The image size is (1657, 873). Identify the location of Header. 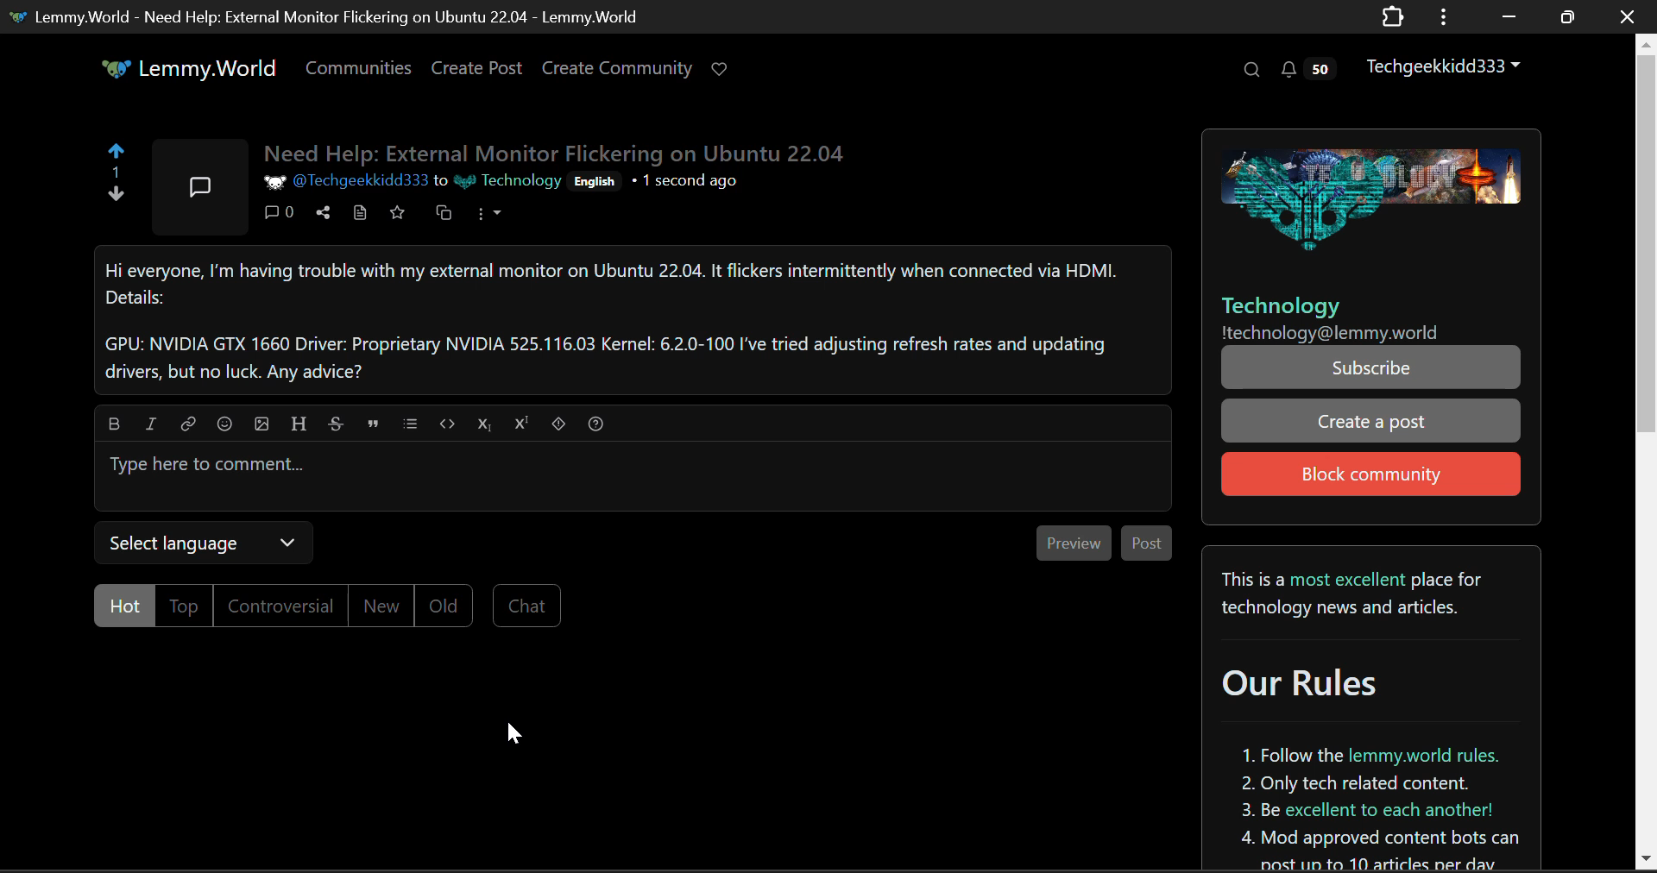
(297, 422).